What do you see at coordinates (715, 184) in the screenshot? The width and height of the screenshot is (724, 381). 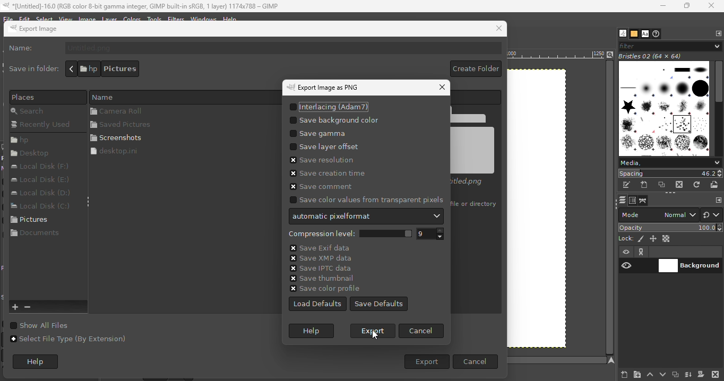 I see `Open brush as image` at bounding box center [715, 184].